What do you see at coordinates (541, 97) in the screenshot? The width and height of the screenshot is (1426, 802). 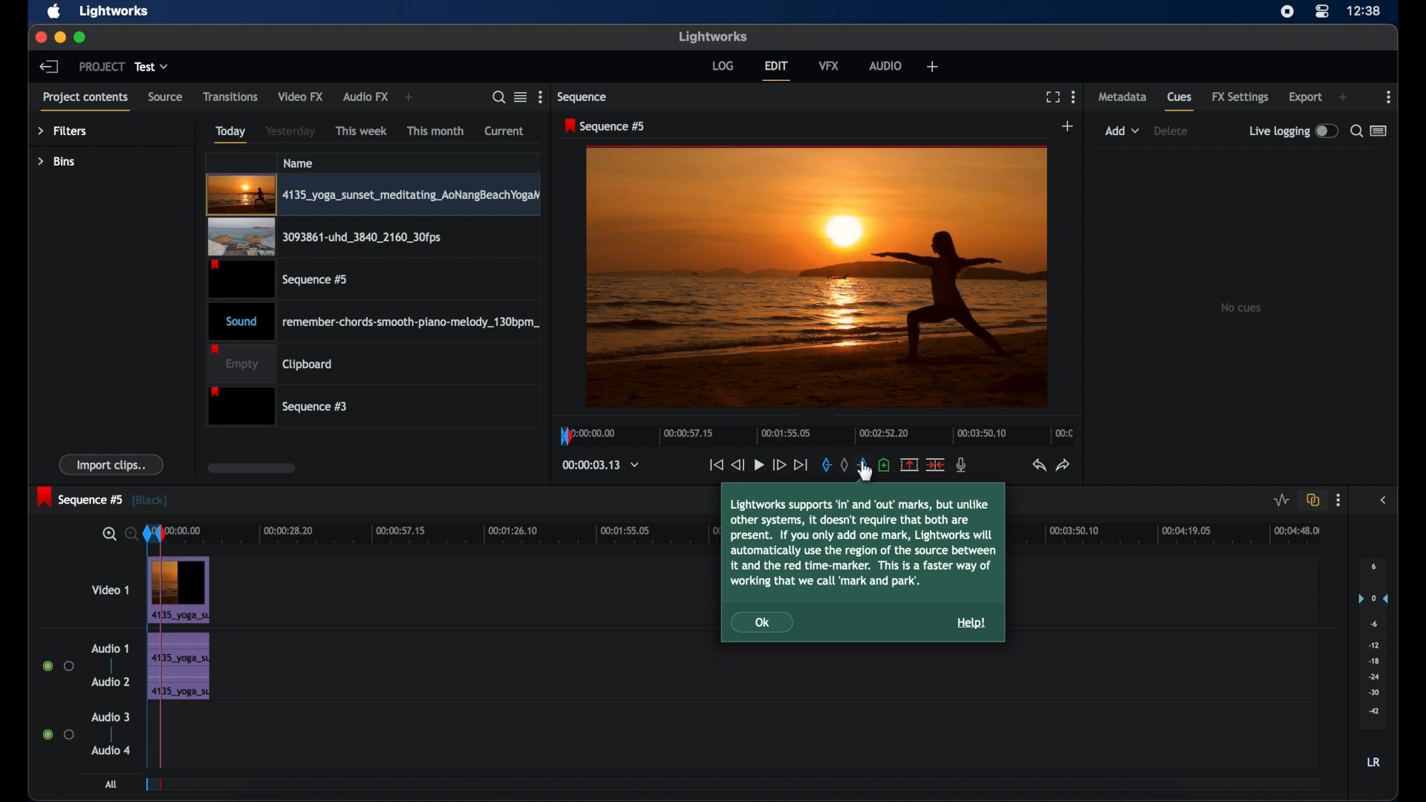 I see `more options` at bounding box center [541, 97].